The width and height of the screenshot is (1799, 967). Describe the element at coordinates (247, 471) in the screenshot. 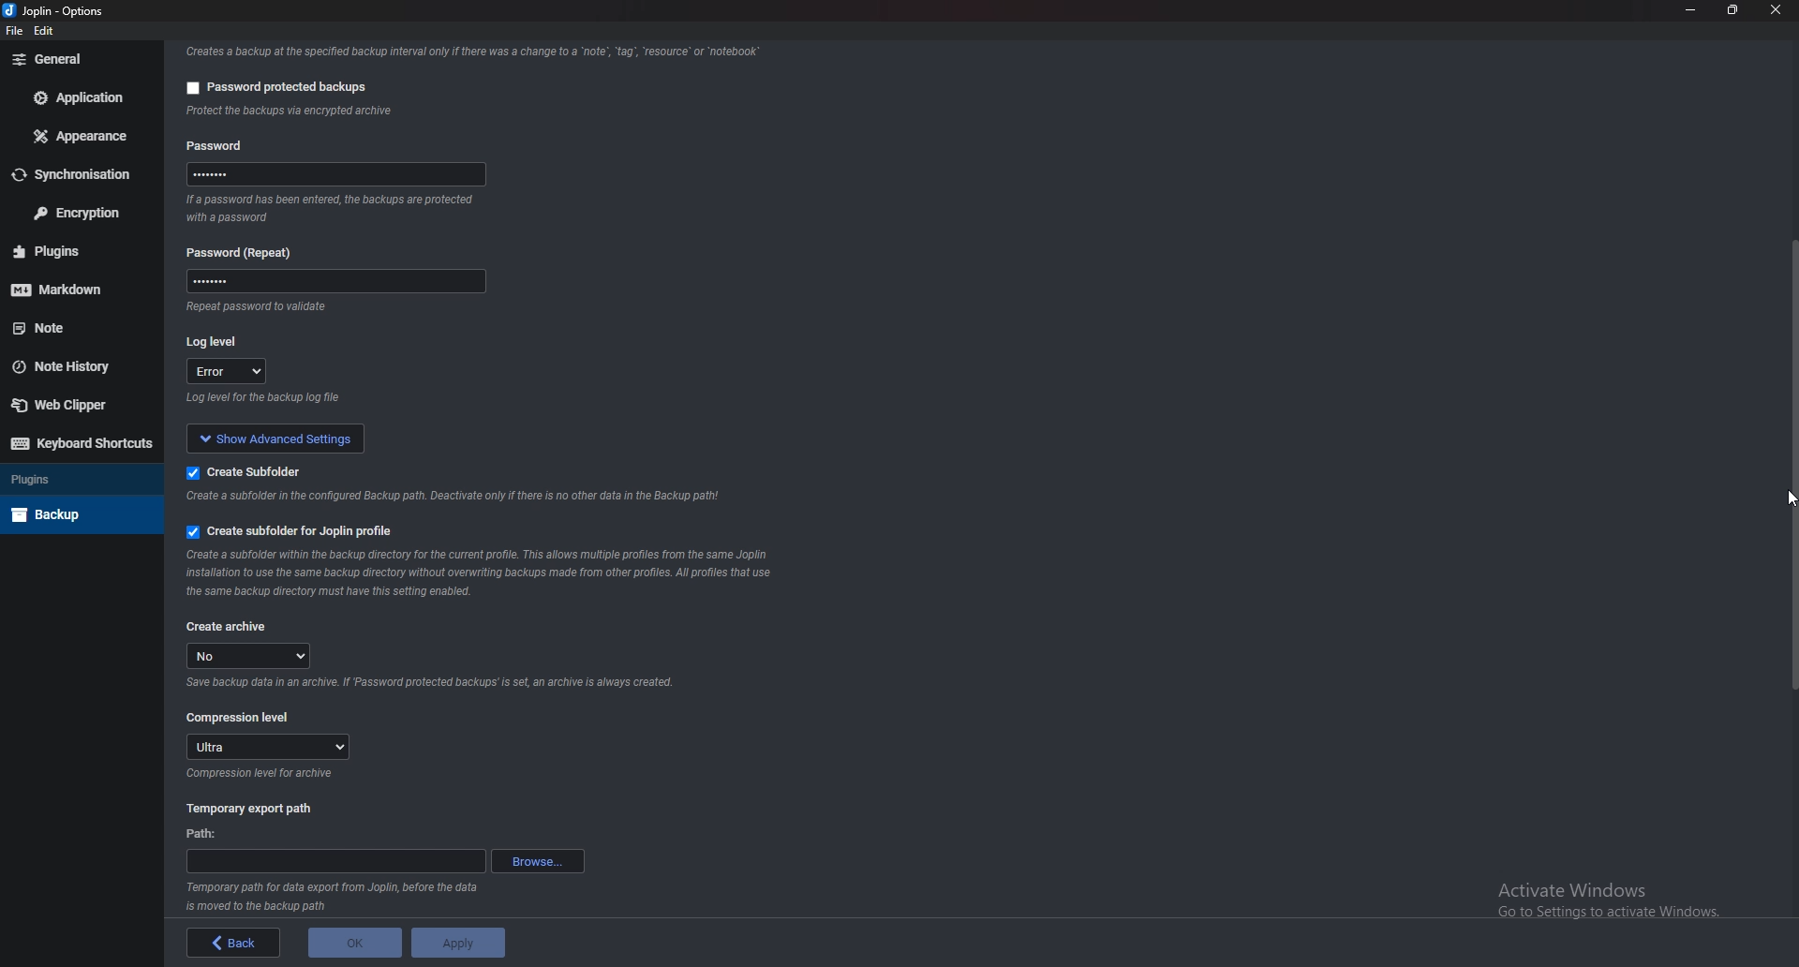

I see `create subfolder` at that location.